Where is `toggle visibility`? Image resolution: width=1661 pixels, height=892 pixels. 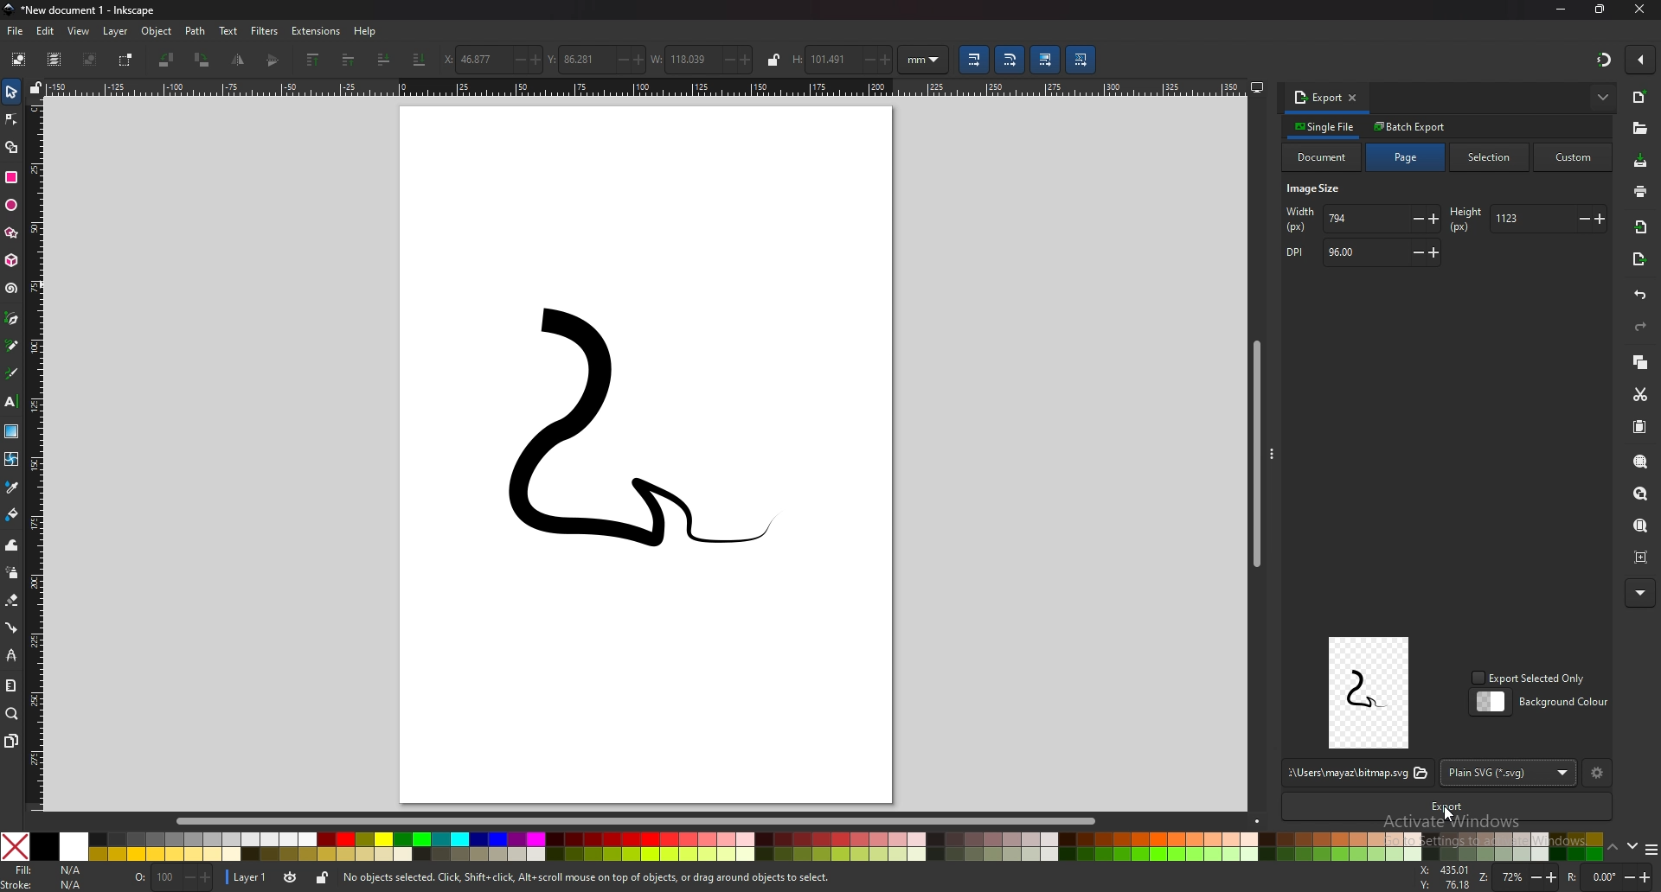
toggle visibility is located at coordinates (290, 877).